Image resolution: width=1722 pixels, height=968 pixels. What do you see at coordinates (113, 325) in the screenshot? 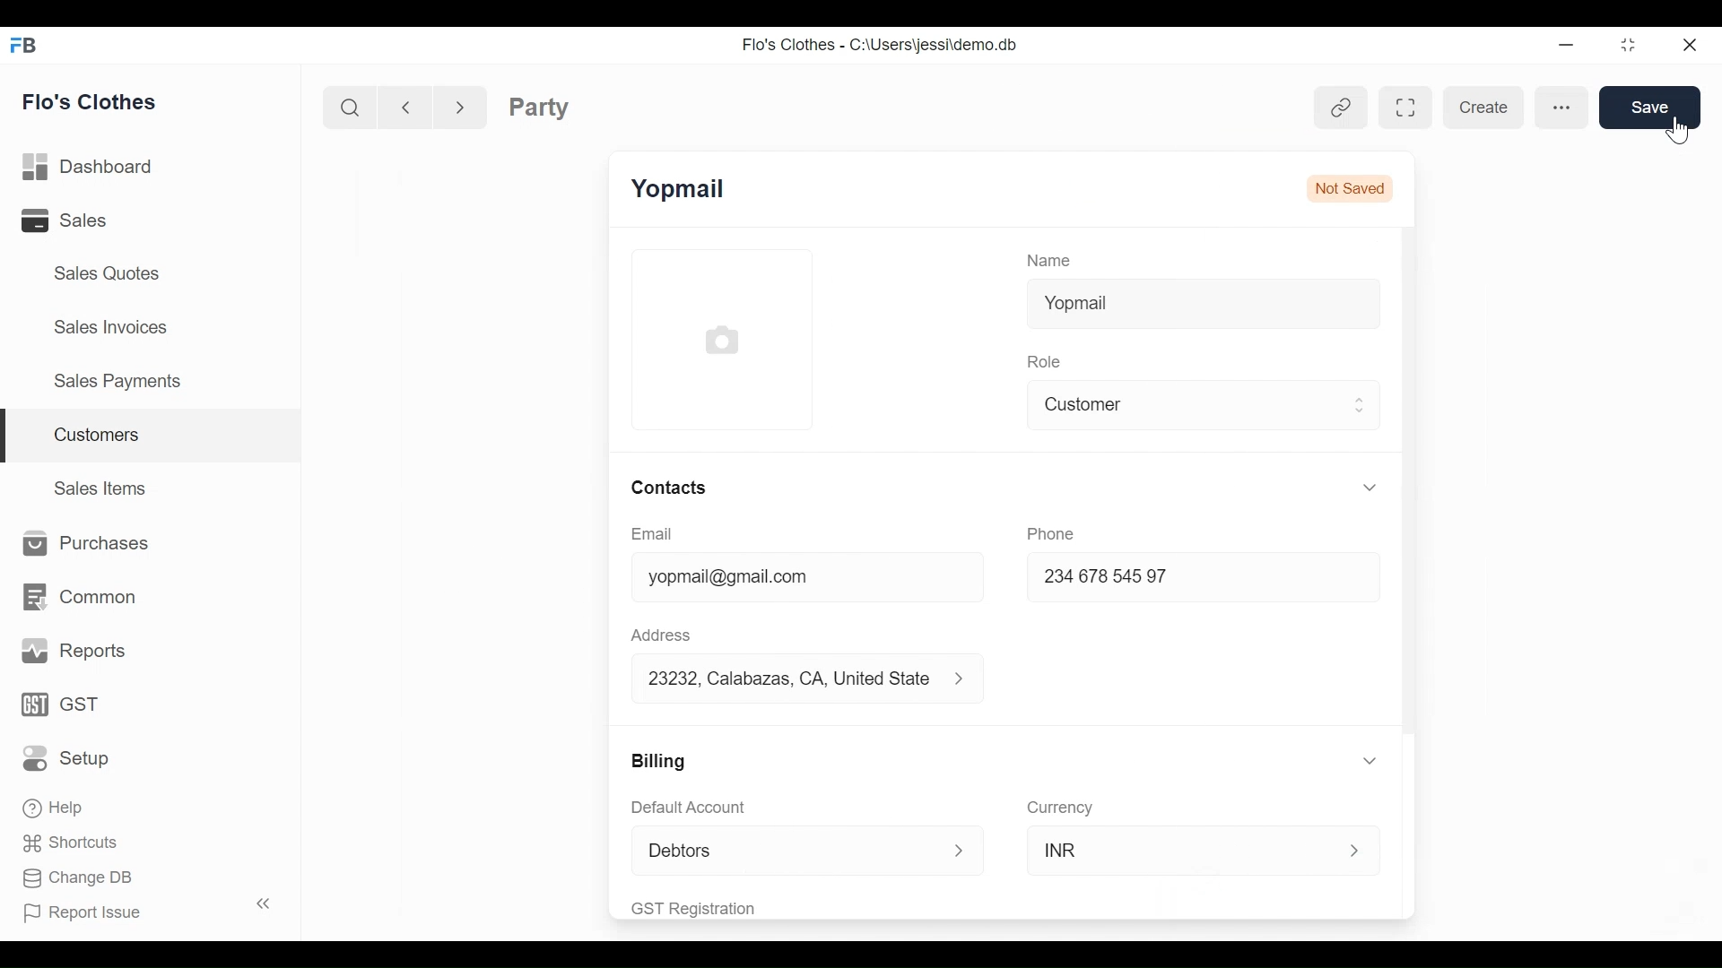
I see `Sales Invoices` at bounding box center [113, 325].